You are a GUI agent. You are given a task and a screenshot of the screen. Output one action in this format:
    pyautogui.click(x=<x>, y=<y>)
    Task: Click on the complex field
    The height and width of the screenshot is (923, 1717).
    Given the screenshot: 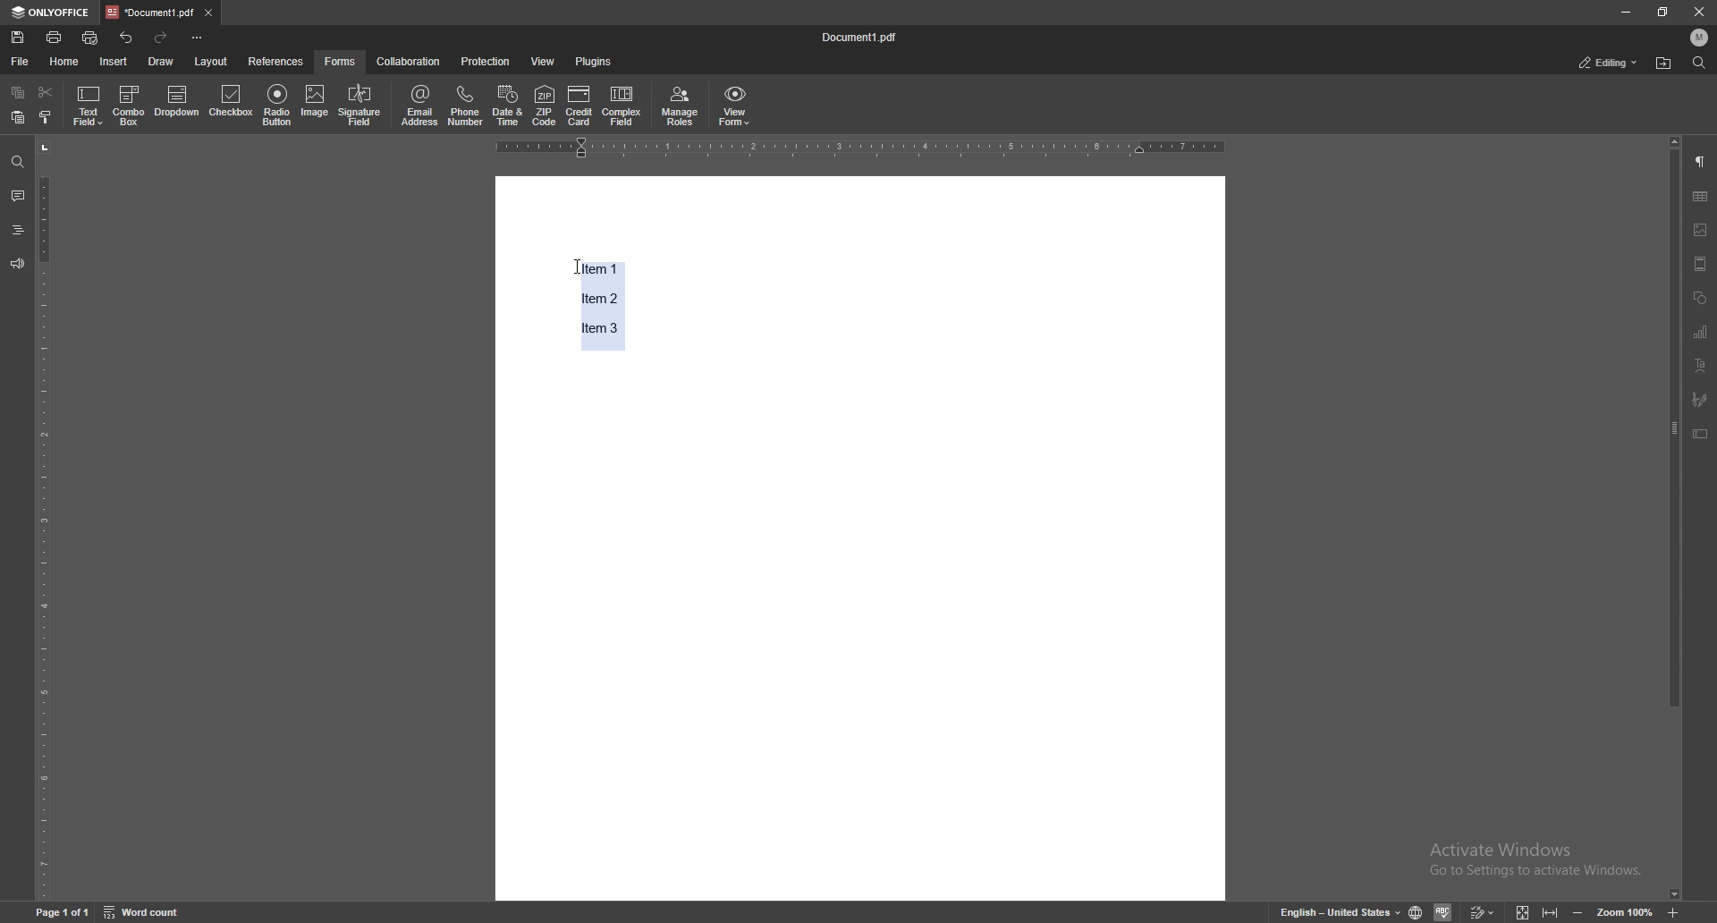 What is the action you would take?
    pyautogui.click(x=622, y=107)
    